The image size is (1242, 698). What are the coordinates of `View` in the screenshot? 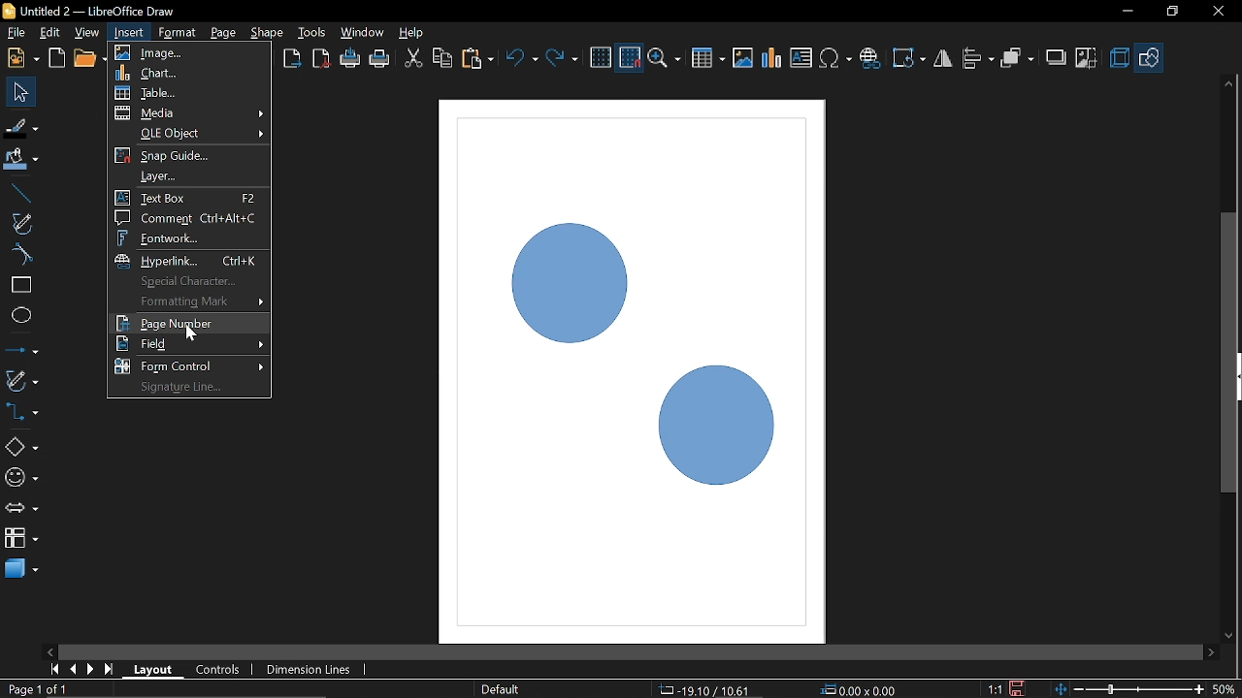 It's located at (89, 33).